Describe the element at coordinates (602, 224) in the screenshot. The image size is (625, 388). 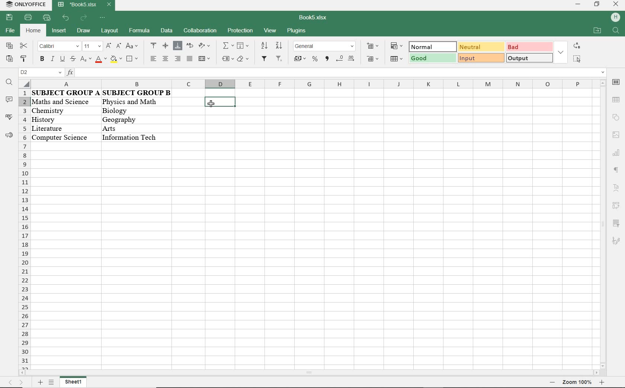
I see `scrollbar` at that location.